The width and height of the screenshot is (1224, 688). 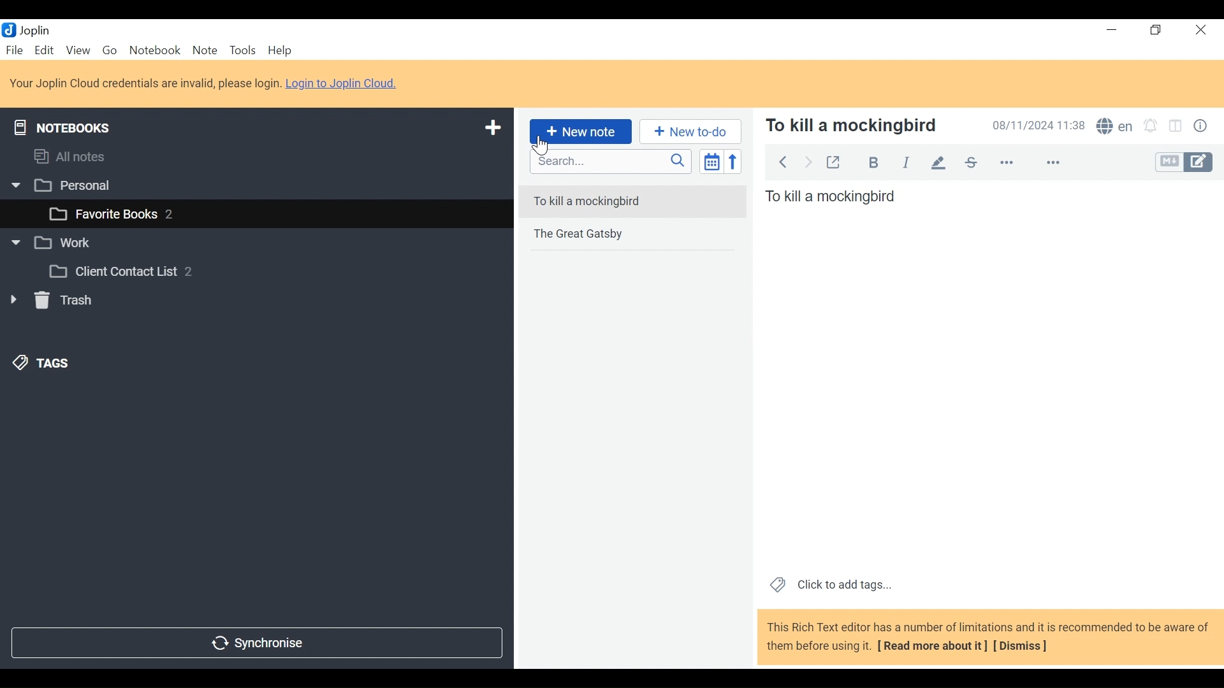 I want to click on Strikethrough, so click(x=972, y=164).